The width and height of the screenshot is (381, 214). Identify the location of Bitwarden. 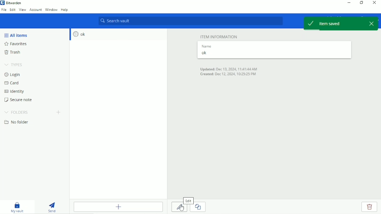
(14, 3).